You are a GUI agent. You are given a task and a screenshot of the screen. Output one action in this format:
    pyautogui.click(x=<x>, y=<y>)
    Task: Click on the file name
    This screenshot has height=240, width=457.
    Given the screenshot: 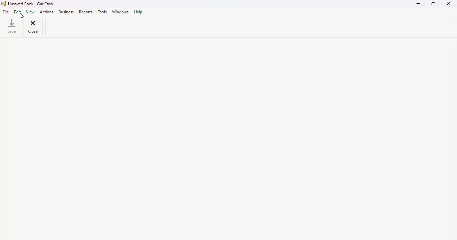 What is the action you would take?
    pyautogui.click(x=27, y=4)
    